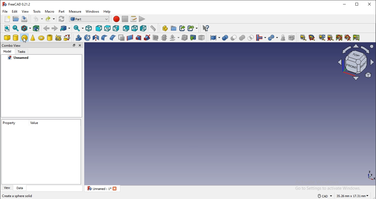 The image size is (376, 199). Describe the element at coordinates (164, 38) in the screenshot. I see `cross section` at that location.